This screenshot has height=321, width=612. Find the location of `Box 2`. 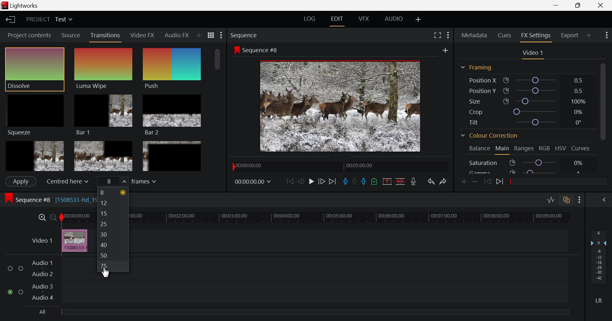

Box 2 is located at coordinates (104, 156).